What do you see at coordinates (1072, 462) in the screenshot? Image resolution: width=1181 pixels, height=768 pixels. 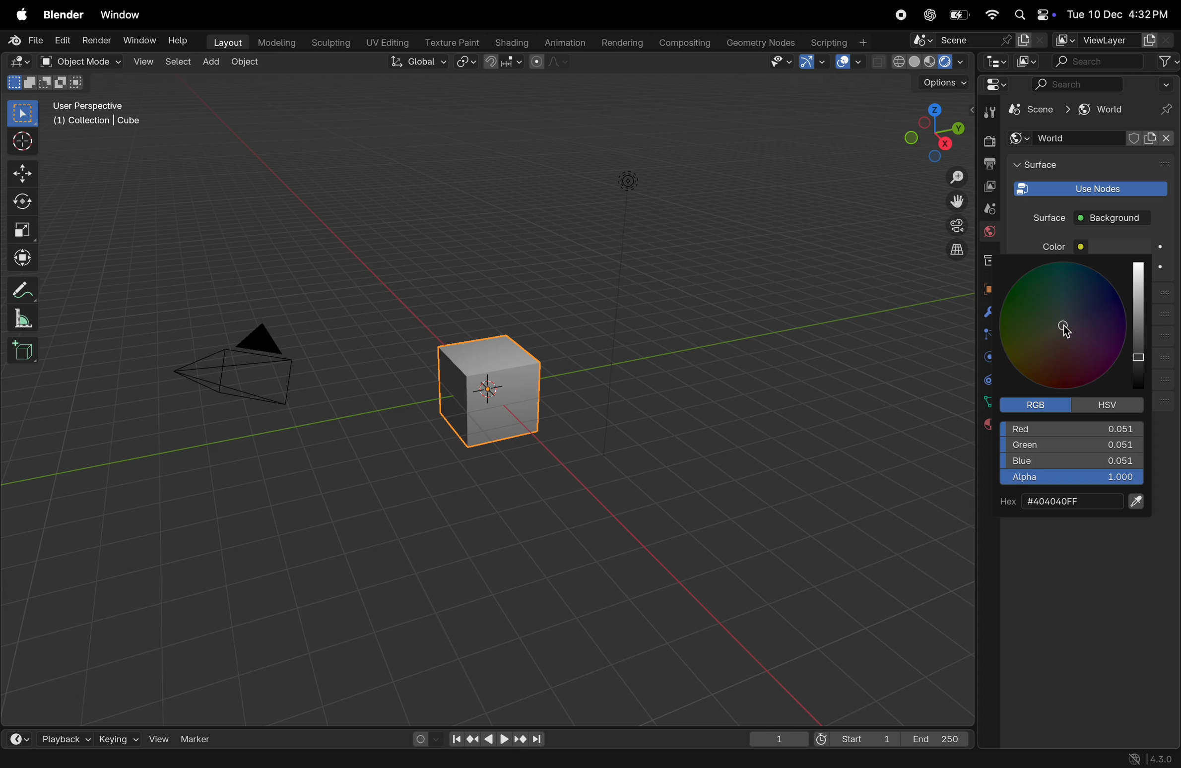 I see `blue` at bounding box center [1072, 462].